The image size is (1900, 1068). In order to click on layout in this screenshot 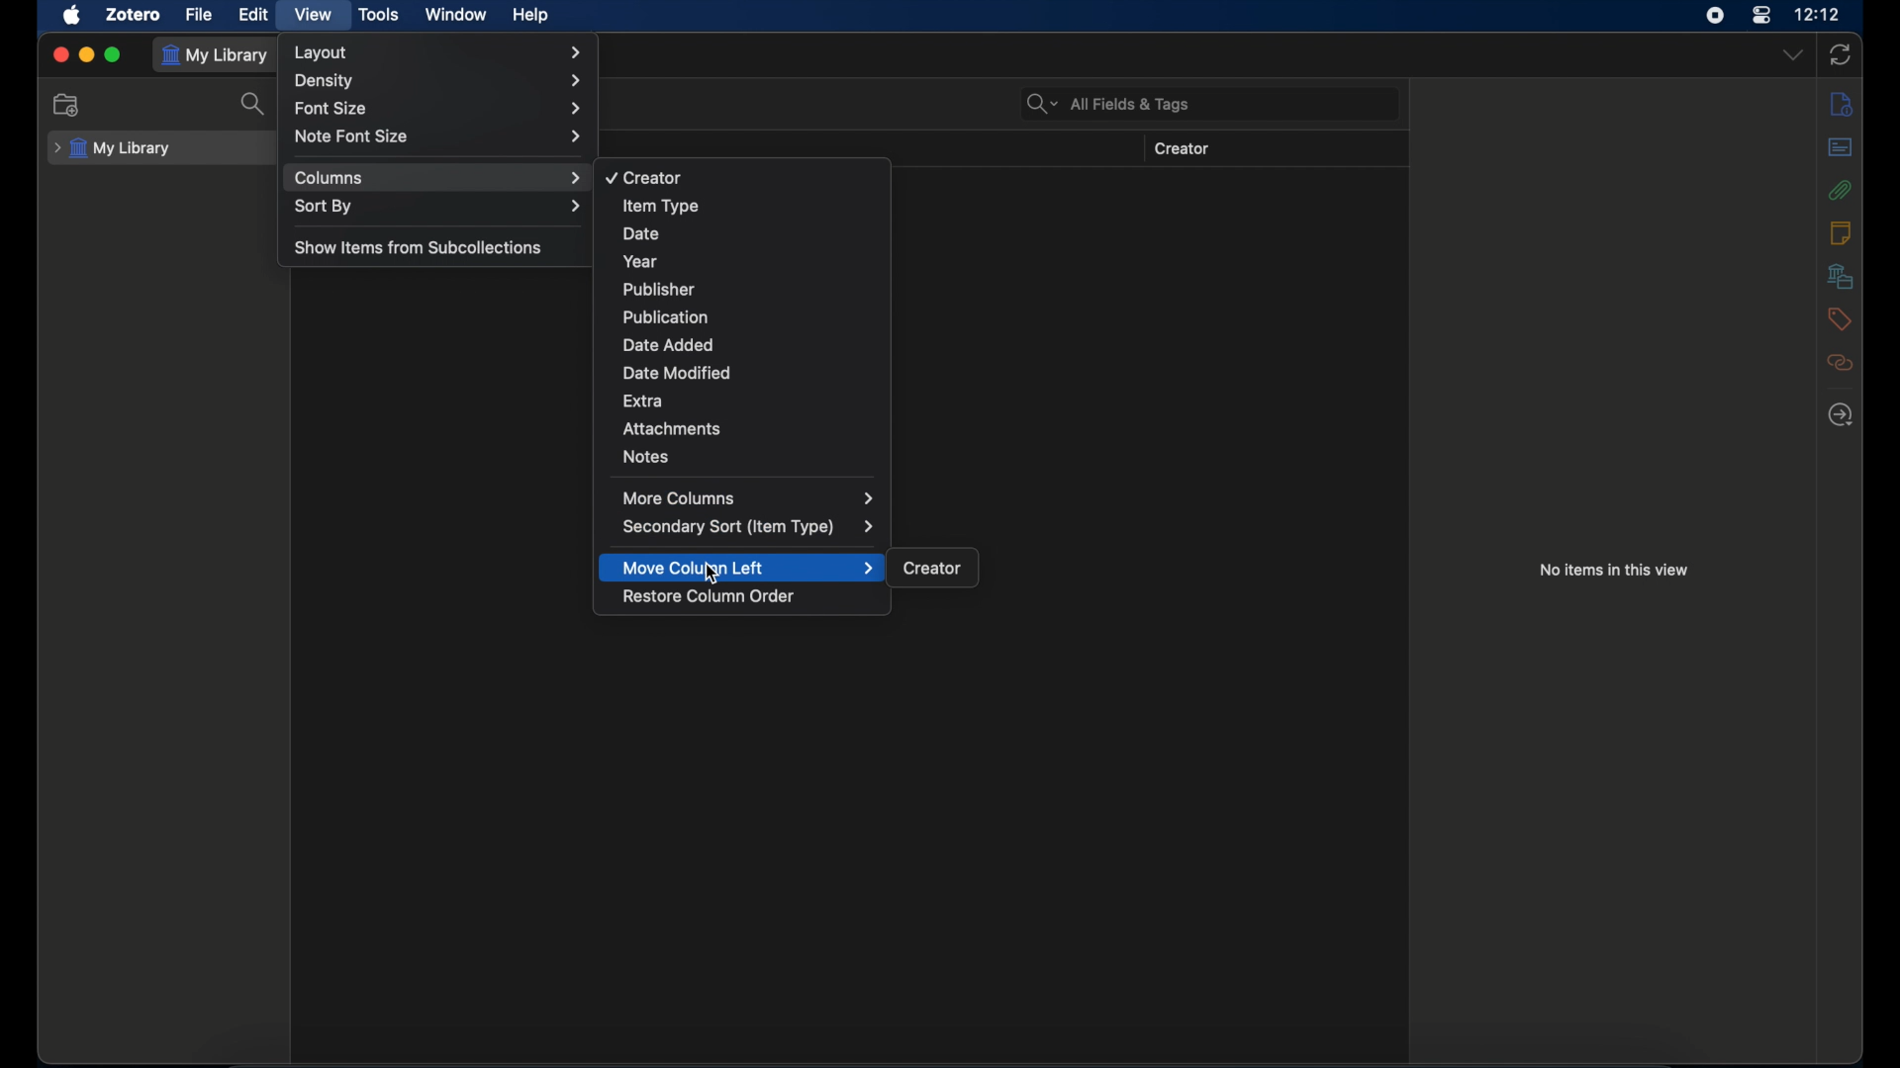, I will do `click(440, 52)`.